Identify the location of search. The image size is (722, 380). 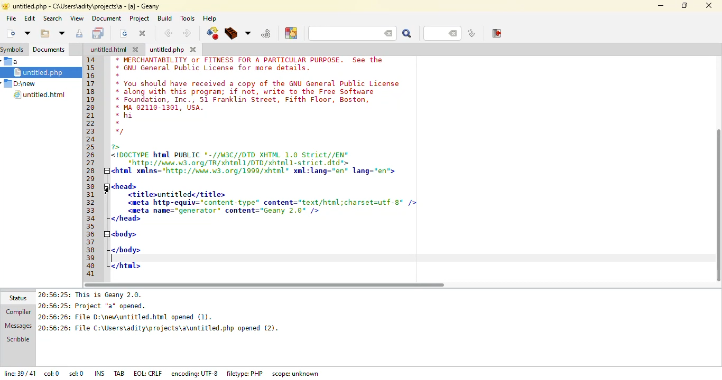
(53, 19).